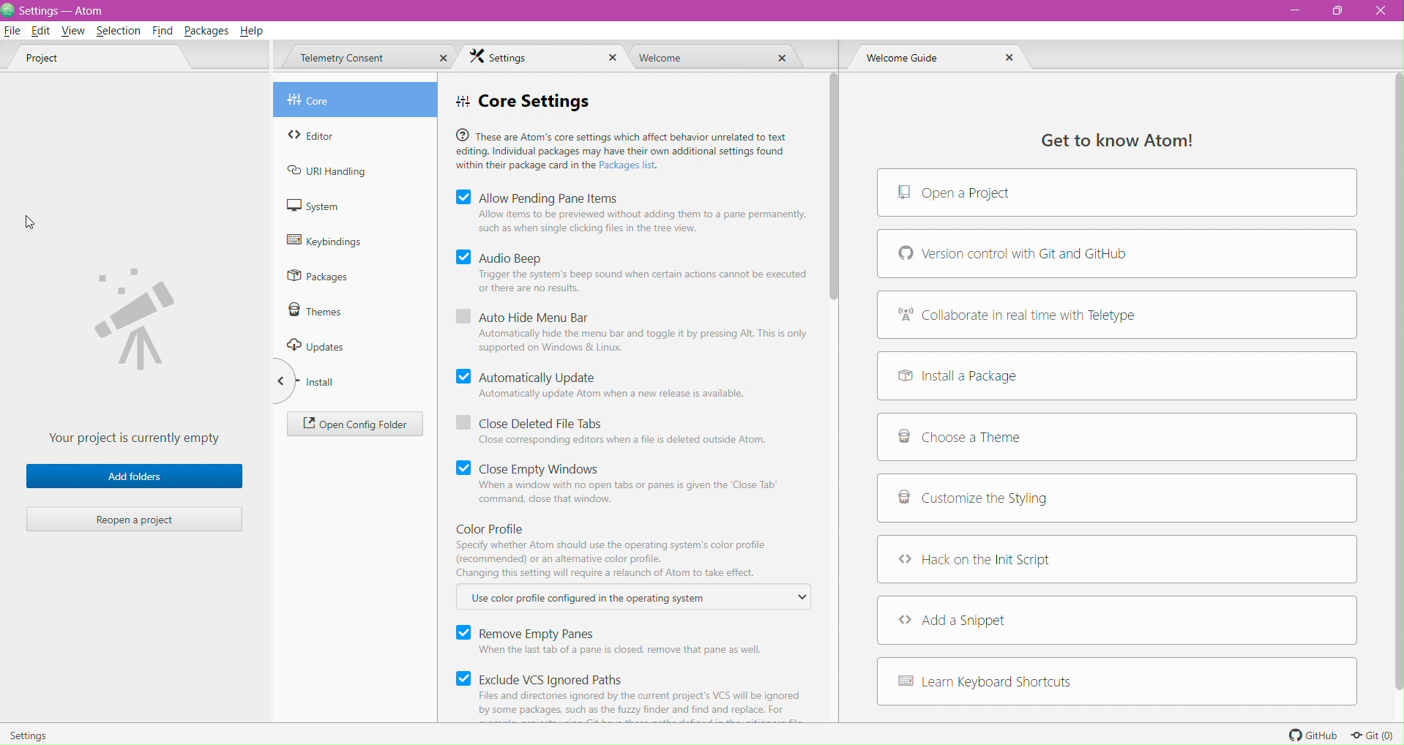 The image size is (1404, 745). What do you see at coordinates (1295, 15) in the screenshot?
I see `Minimize` at bounding box center [1295, 15].